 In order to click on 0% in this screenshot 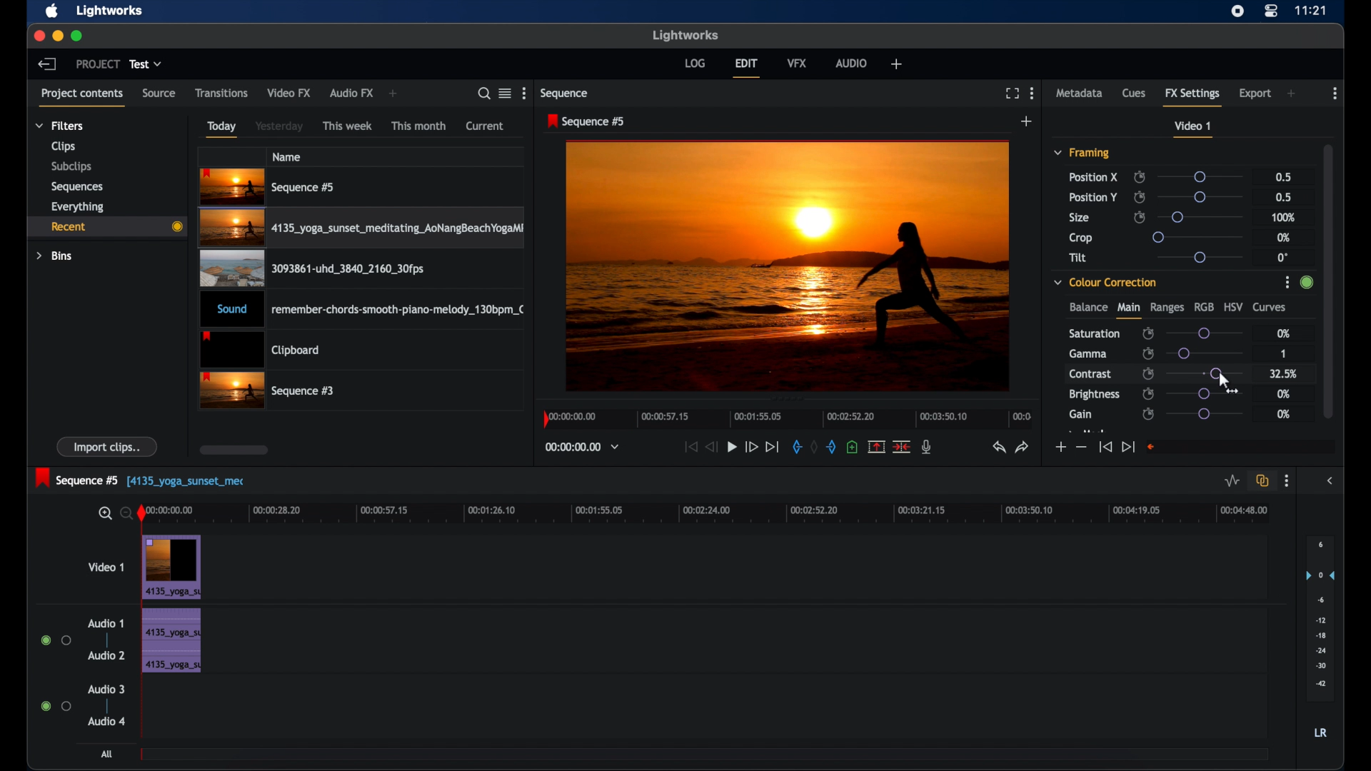, I will do `click(1282, 237)`.